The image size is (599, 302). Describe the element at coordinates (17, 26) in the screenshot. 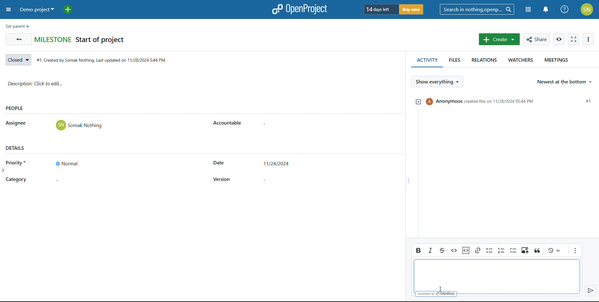

I see `set parent` at that location.